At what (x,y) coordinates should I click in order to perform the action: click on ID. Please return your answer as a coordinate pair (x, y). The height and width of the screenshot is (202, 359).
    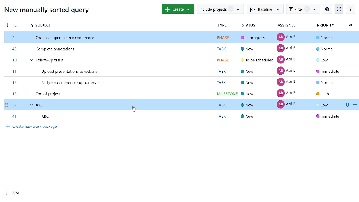
    Looking at the image, I should click on (16, 25).